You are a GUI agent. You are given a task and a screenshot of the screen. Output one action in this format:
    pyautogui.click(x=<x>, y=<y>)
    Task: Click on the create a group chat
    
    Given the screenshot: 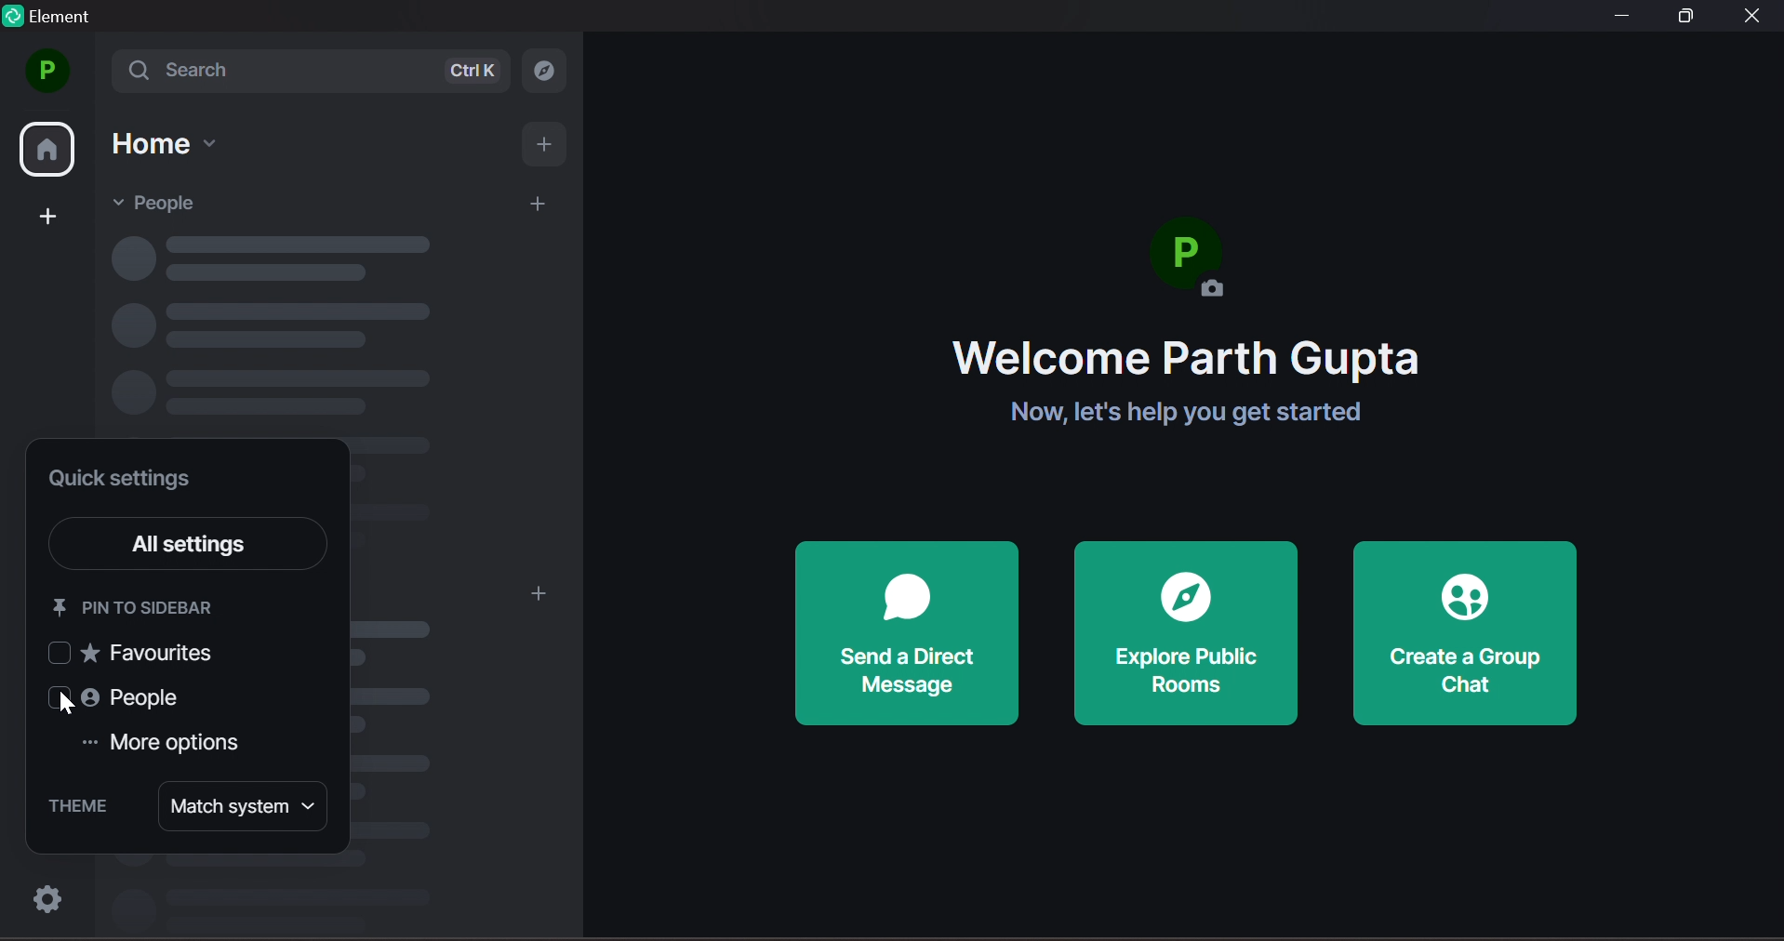 What is the action you would take?
    pyautogui.click(x=1467, y=634)
    